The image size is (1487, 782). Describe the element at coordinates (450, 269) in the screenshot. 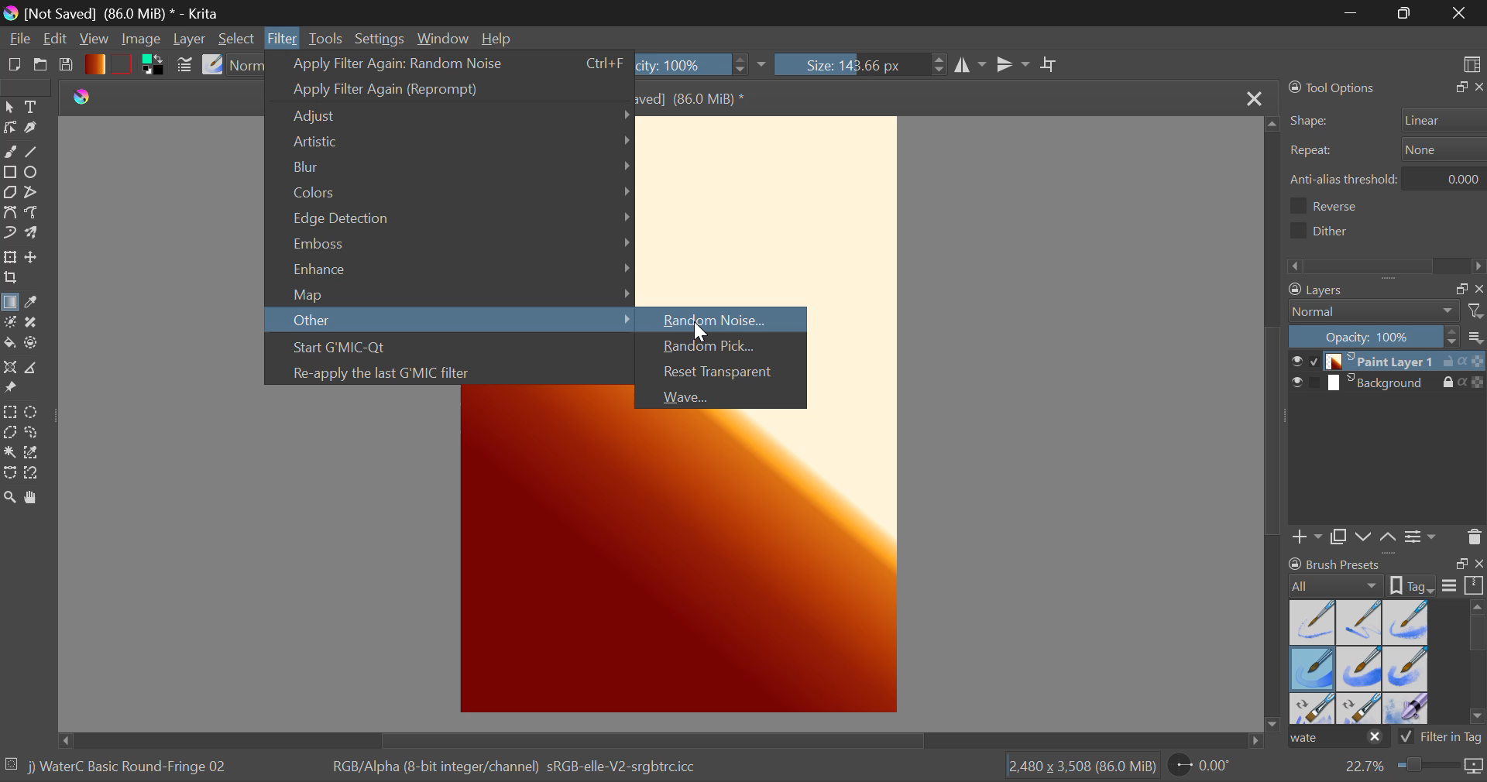

I see `Enhance` at that location.